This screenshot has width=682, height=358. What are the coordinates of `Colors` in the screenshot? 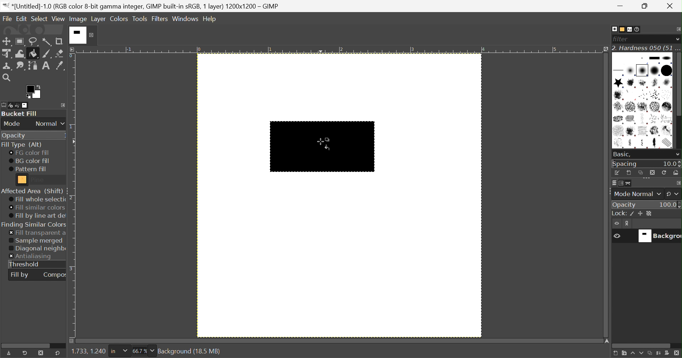 It's located at (119, 18).